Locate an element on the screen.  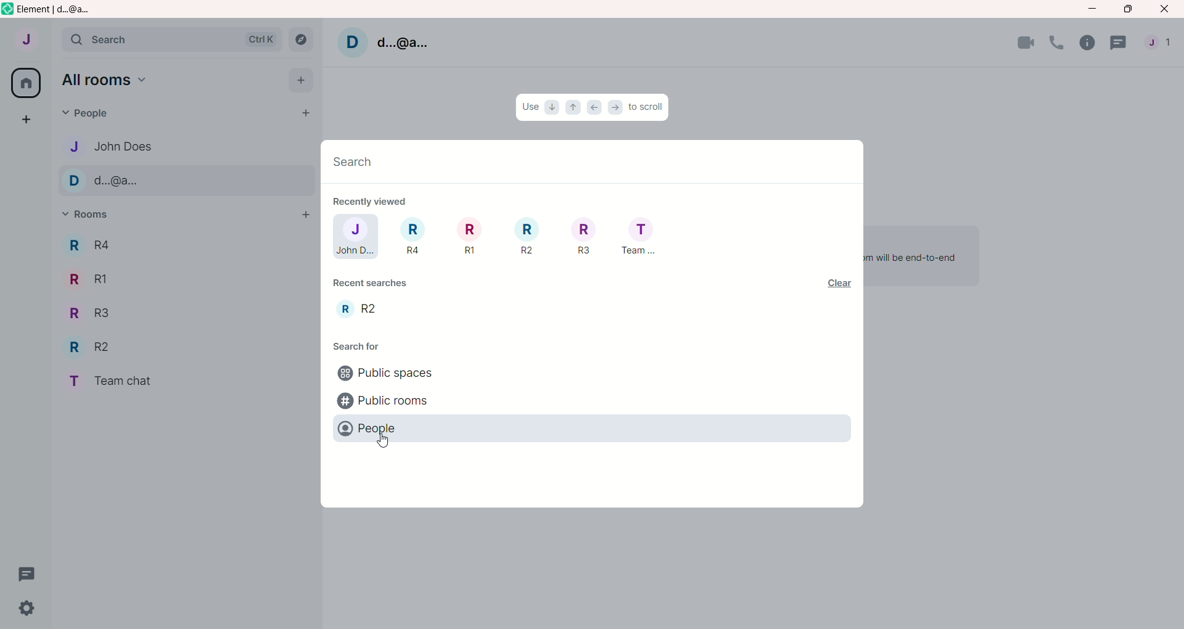
Recently viewed is located at coordinates (377, 200).